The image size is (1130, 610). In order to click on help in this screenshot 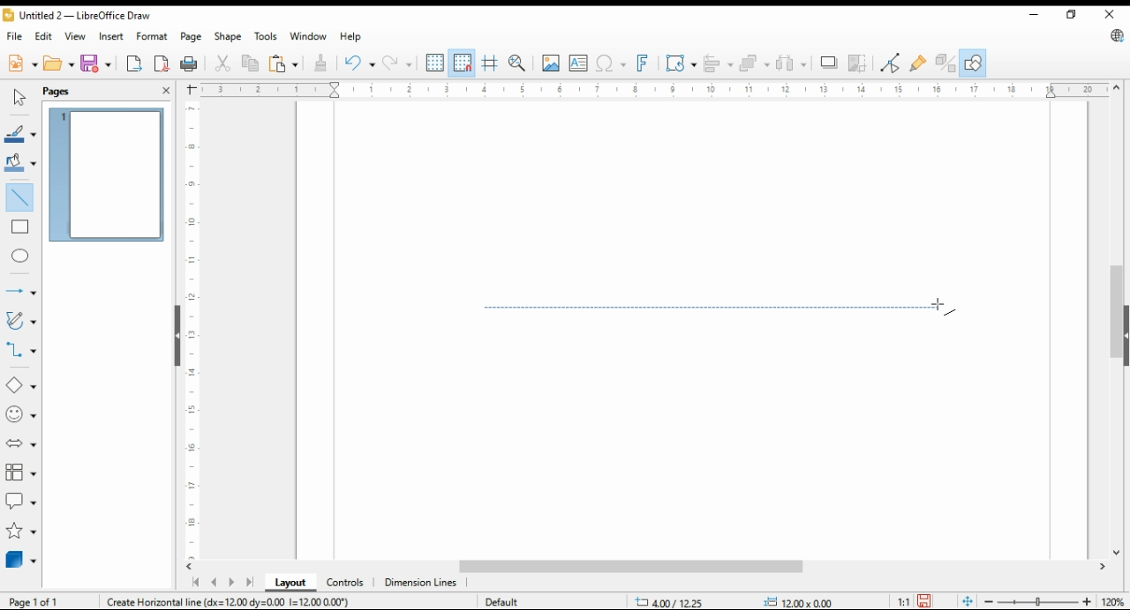, I will do `click(350, 36)`.